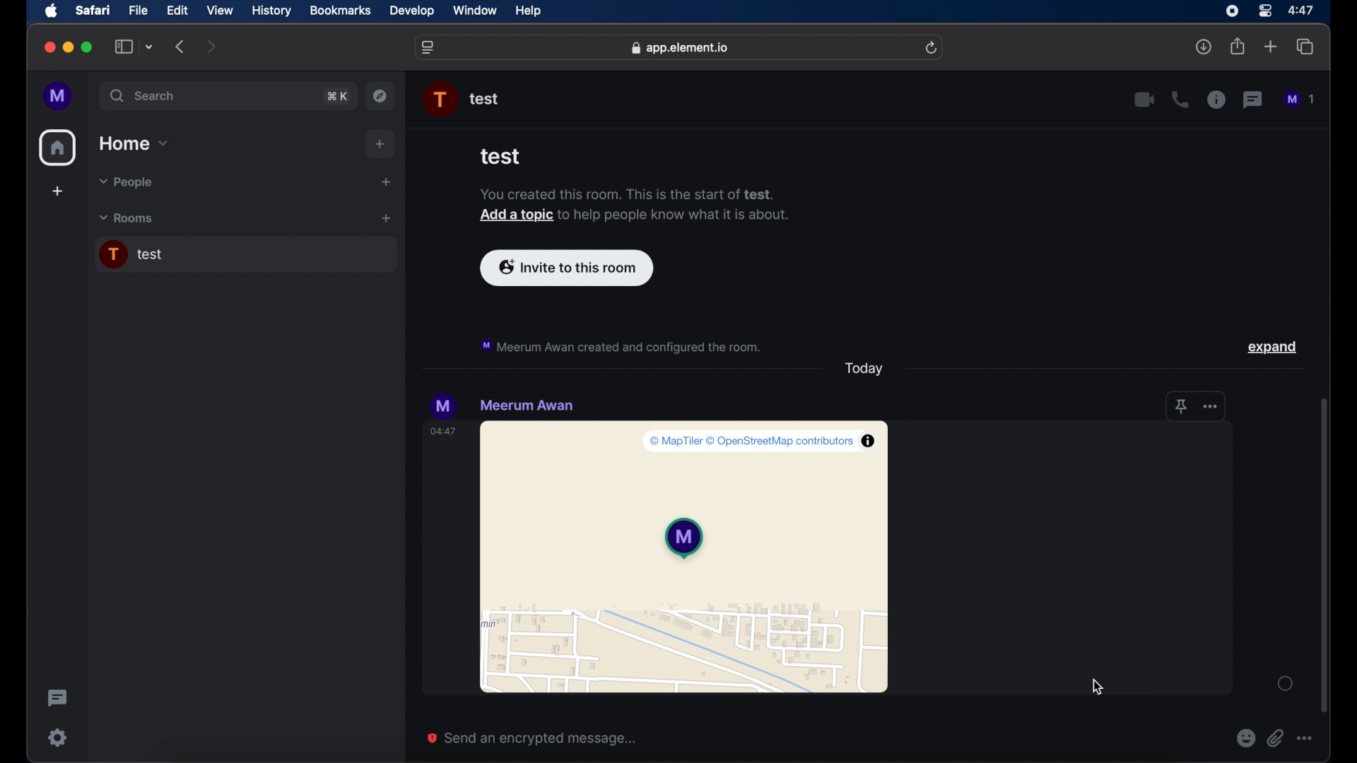 This screenshot has height=763, width=1357. I want to click on website settings, so click(429, 47).